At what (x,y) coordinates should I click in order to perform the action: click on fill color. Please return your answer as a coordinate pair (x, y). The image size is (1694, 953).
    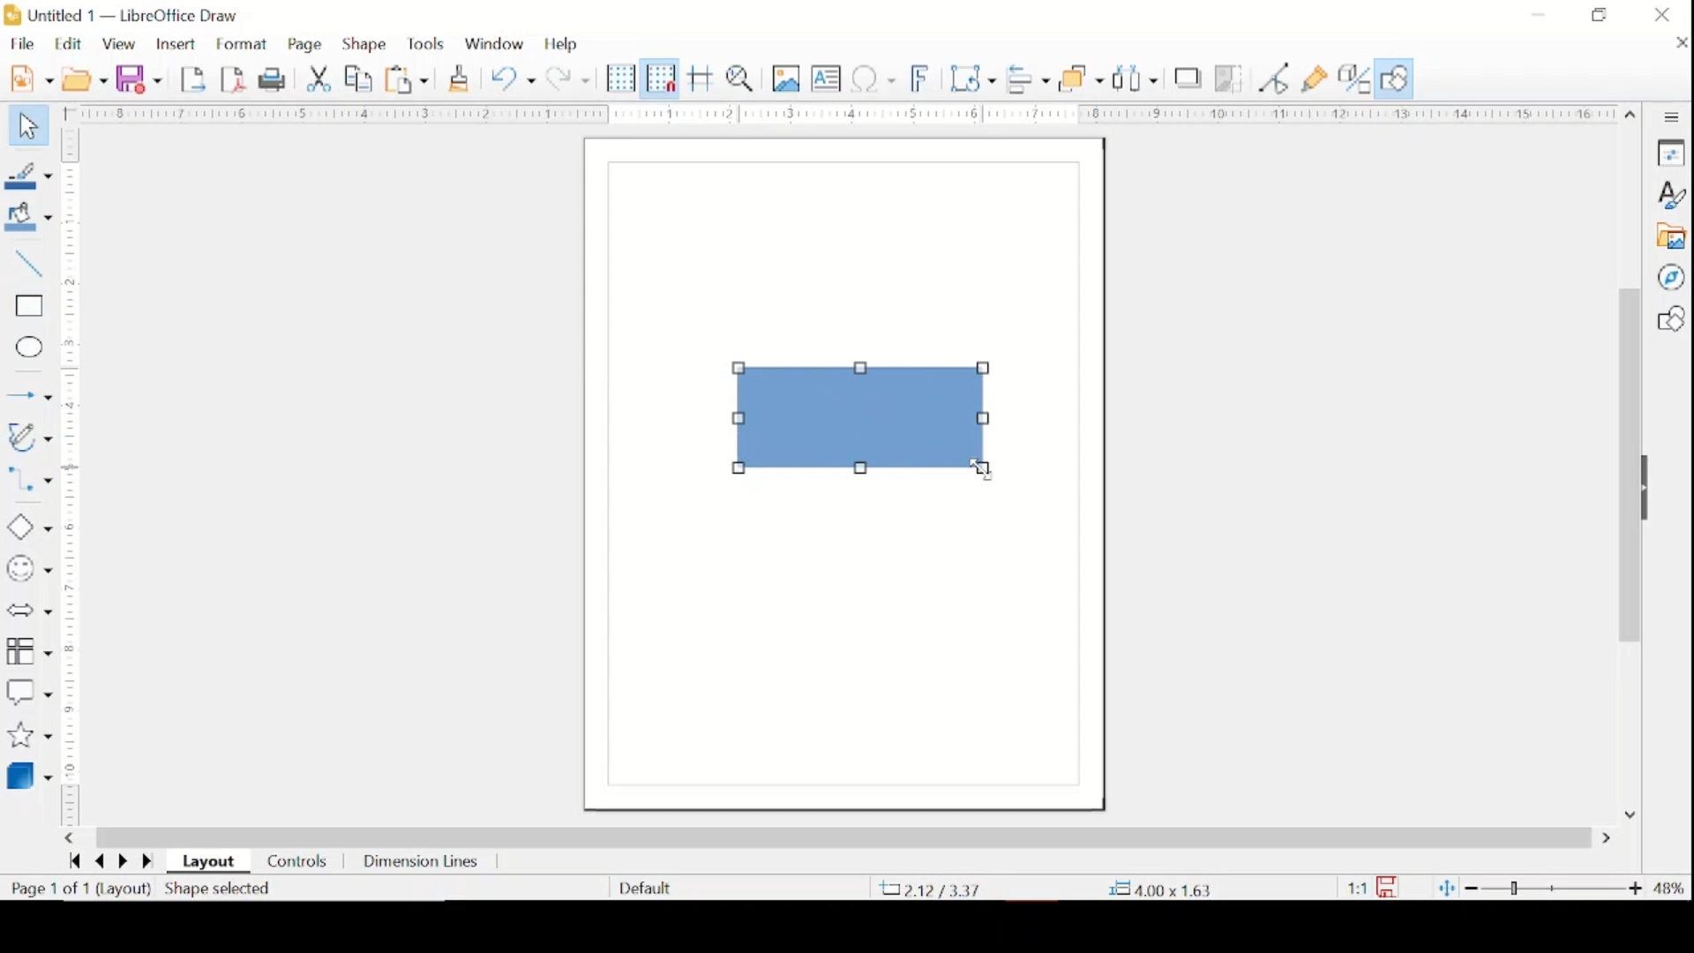
    Looking at the image, I should click on (32, 217).